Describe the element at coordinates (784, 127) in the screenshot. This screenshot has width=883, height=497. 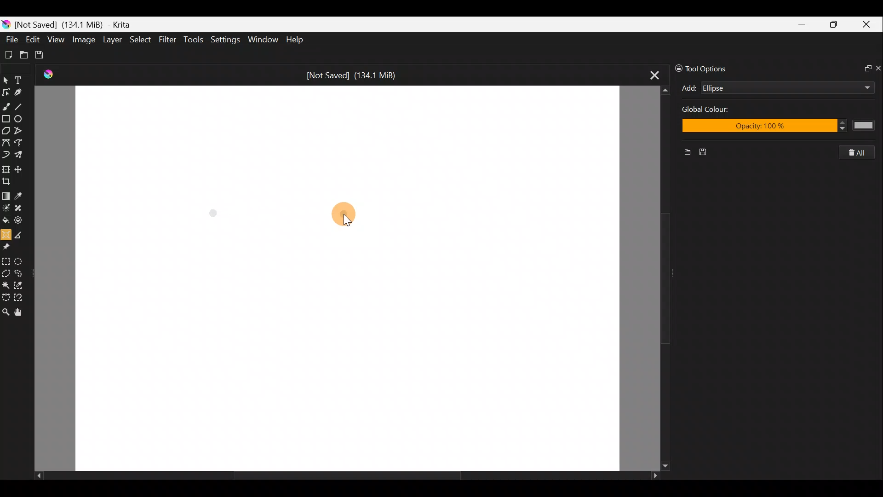
I see `Opacity: 100%` at that location.